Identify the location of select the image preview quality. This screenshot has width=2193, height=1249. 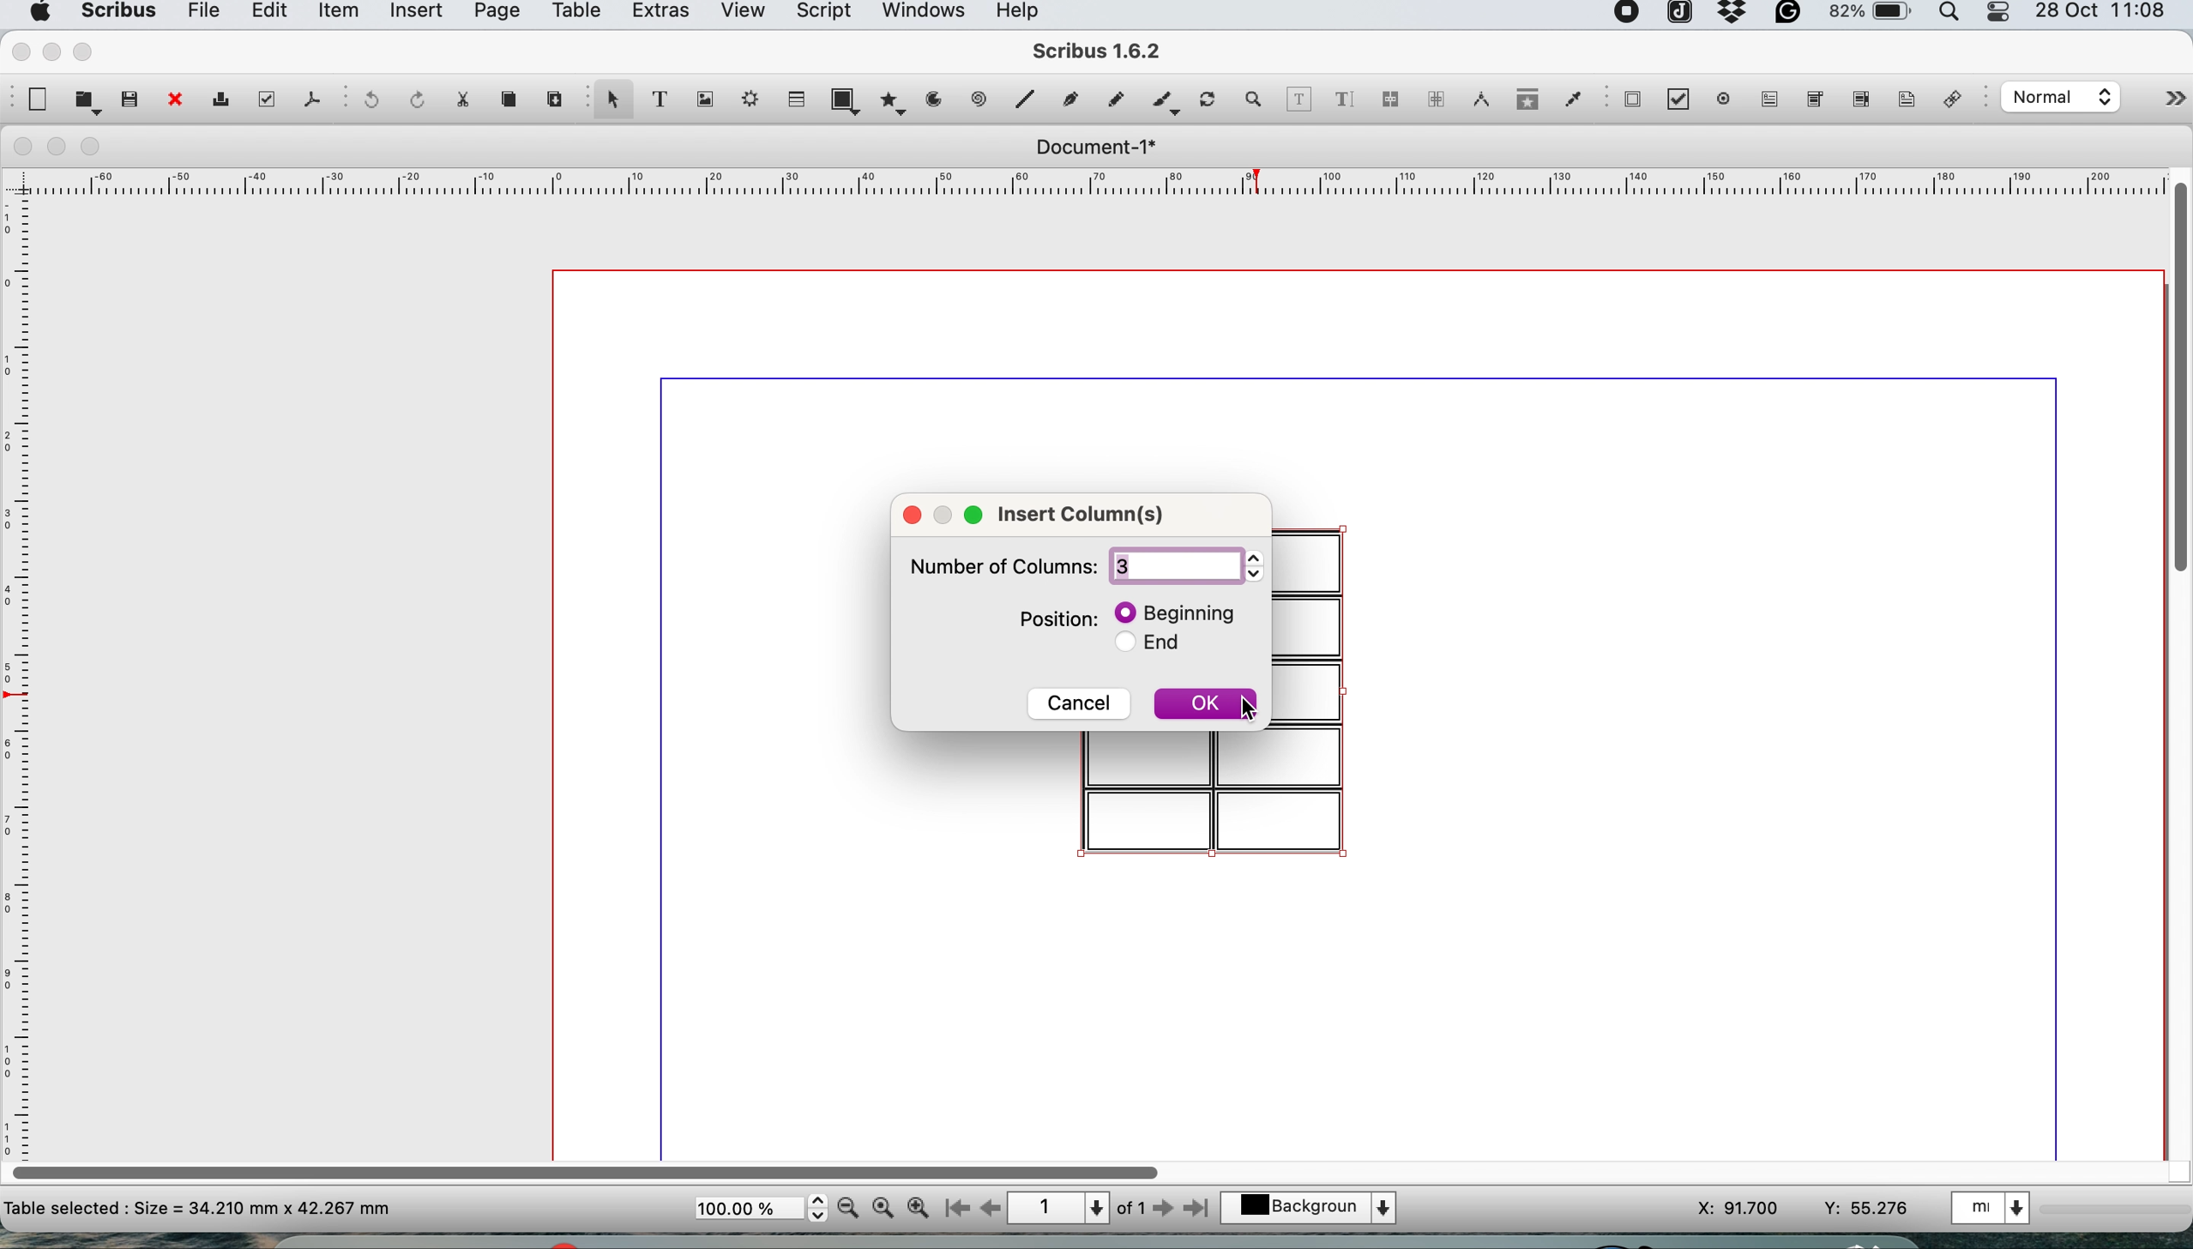
(2057, 97).